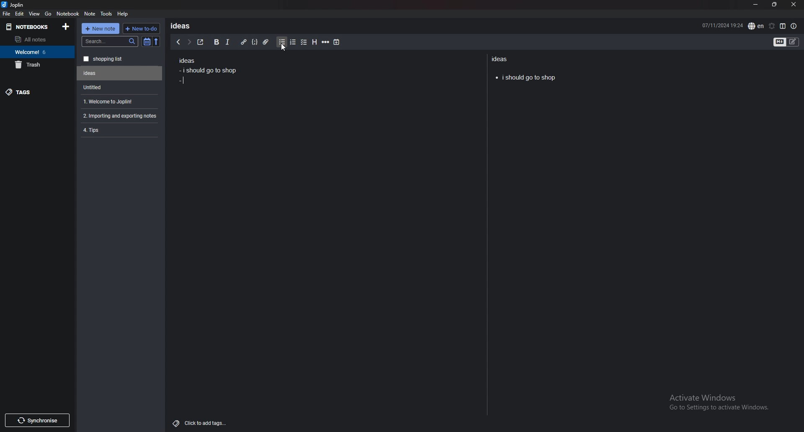 Image resolution: width=804 pixels, height=432 pixels. I want to click on Joplin, so click(19, 5).